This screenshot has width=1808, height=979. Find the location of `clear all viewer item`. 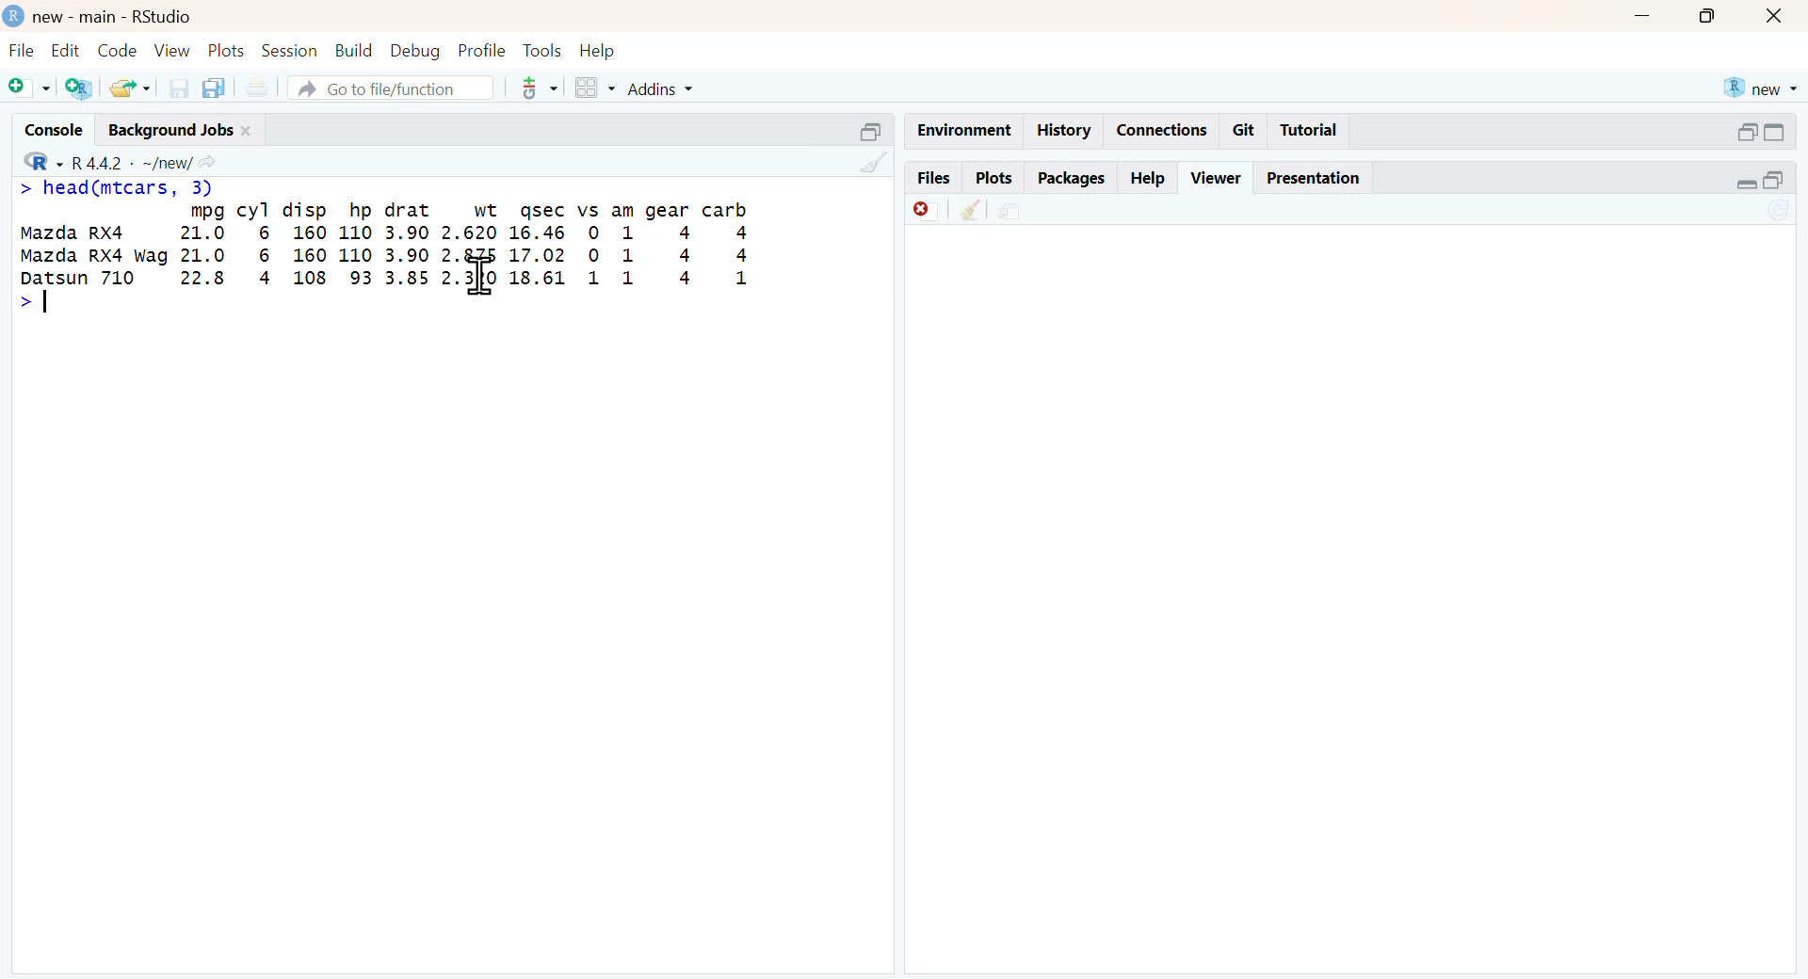

clear all viewer item is located at coordinates (963, 212).